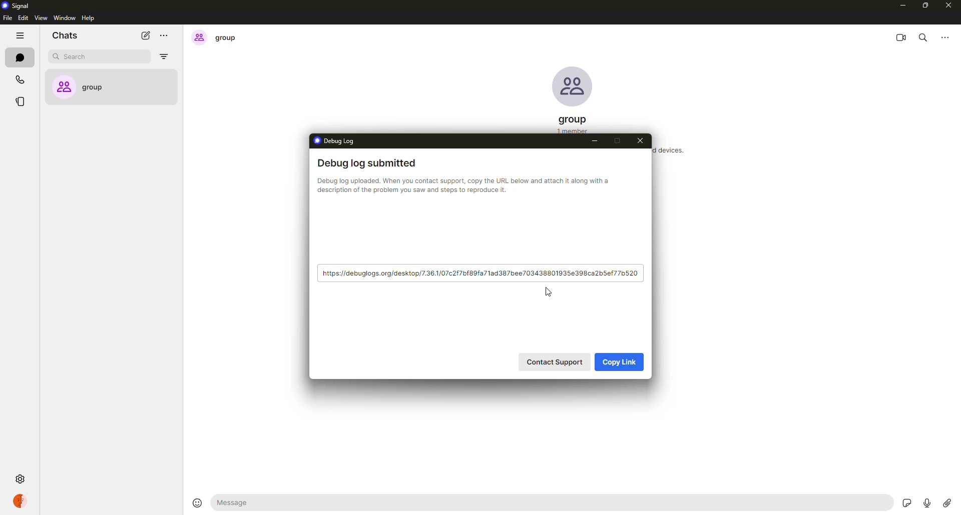  What do you see at coordinates (65, 18) in the screenshot?
I see `window` at bounding box center [65, 18].